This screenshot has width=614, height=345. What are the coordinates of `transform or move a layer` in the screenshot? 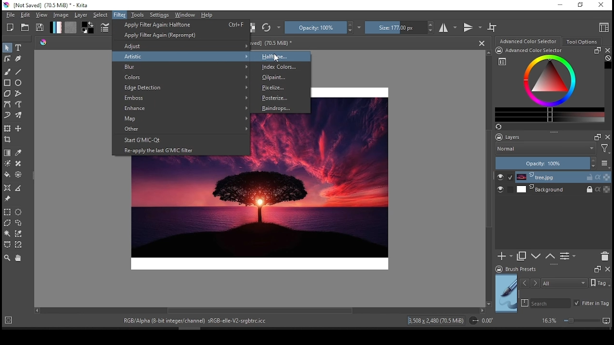 It's located at (7, 128).